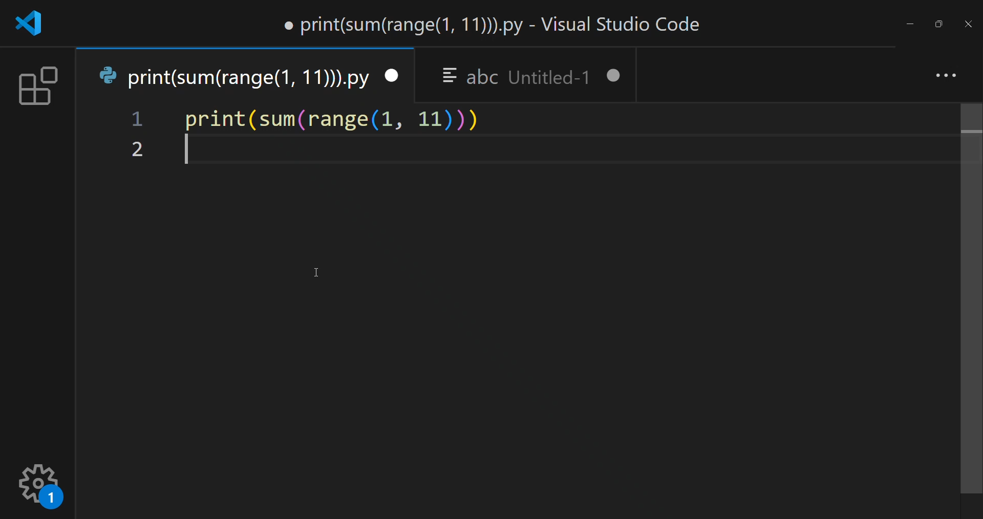 The image size is (983, 519). I want to click on setting , so click(39, 483).